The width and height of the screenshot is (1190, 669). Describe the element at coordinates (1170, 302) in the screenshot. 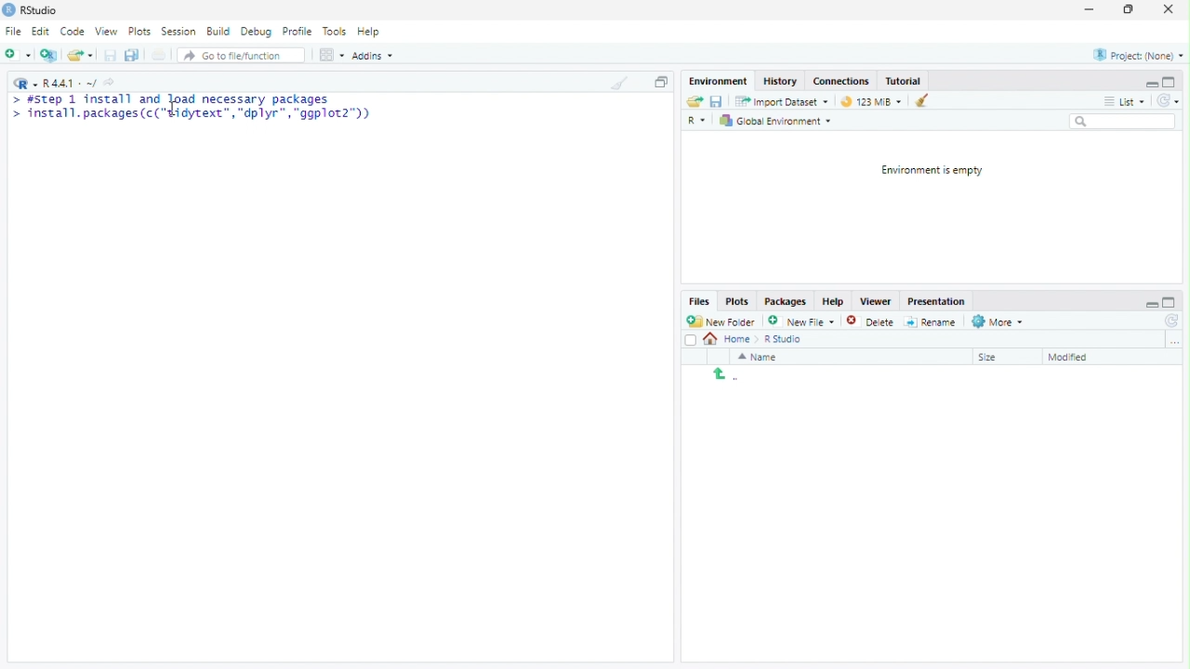

I see `Maximize` at that location.